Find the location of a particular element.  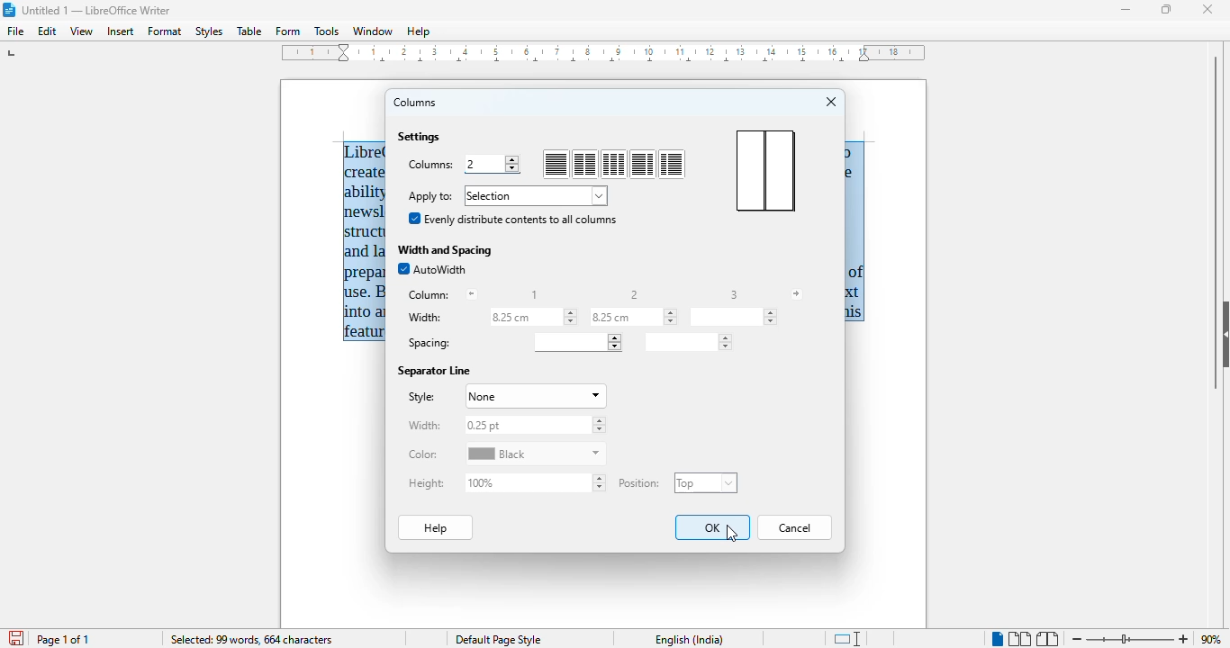

page 1 of 1 is located at coordinates (63, 640).